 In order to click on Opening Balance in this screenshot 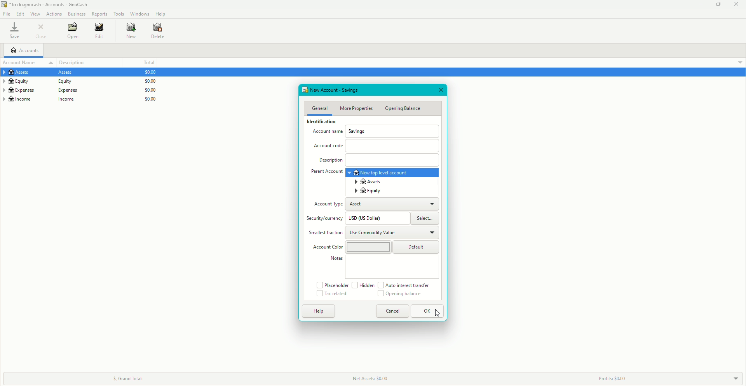, I will do `click(403, 108)`.